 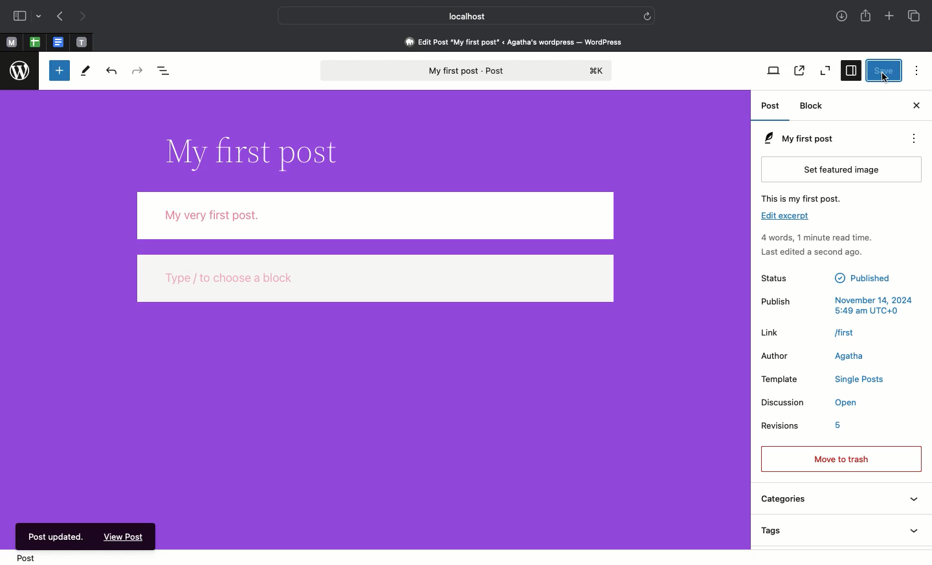 What do you see at coordinates (58, 71) in the screenshot?
I see `Toggle block` at bounding box center [58, 71].